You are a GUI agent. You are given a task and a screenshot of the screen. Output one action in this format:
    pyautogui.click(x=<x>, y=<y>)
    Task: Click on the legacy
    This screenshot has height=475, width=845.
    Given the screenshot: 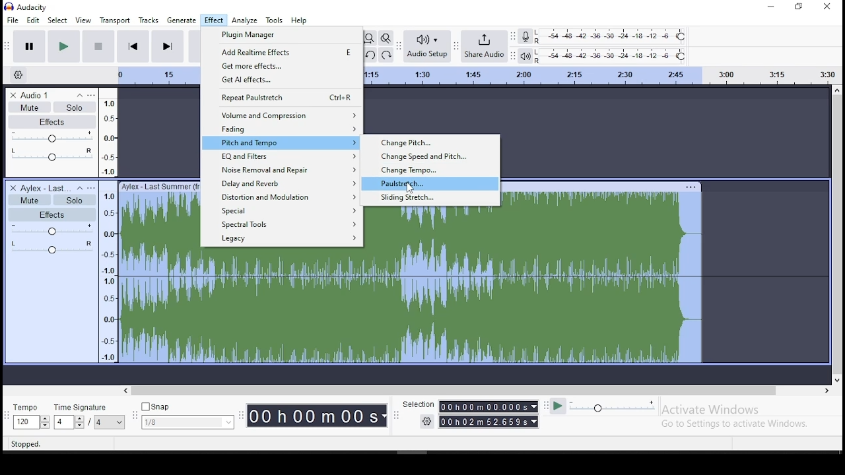 What is the action you would take?
    pyautogui.click(x=280, y=239)
    